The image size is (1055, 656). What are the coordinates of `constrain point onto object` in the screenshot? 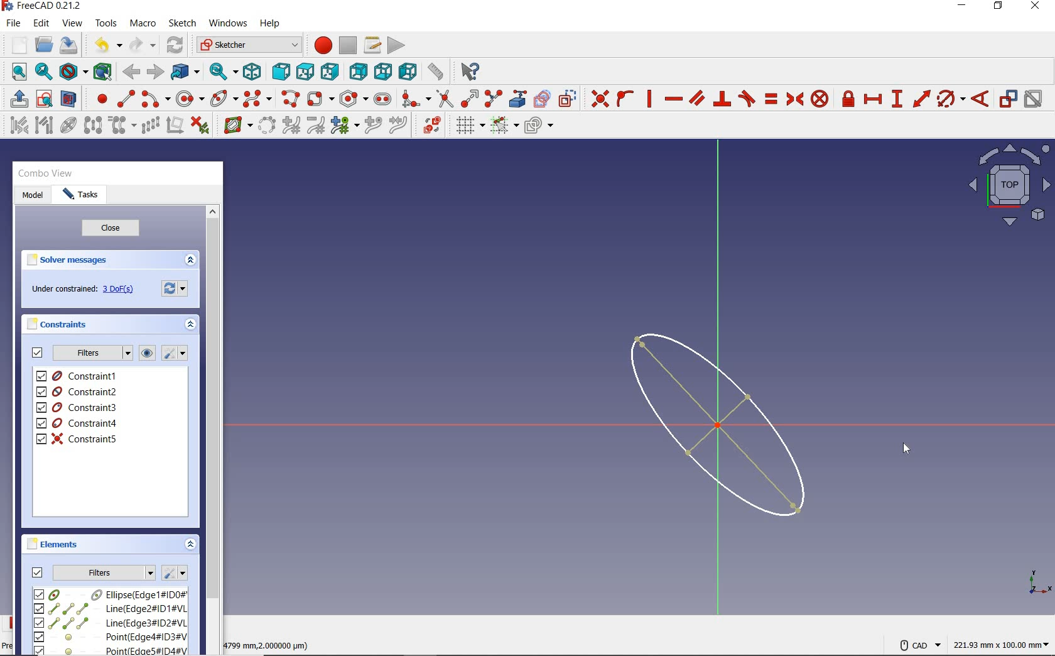 It's located at (625, 99).